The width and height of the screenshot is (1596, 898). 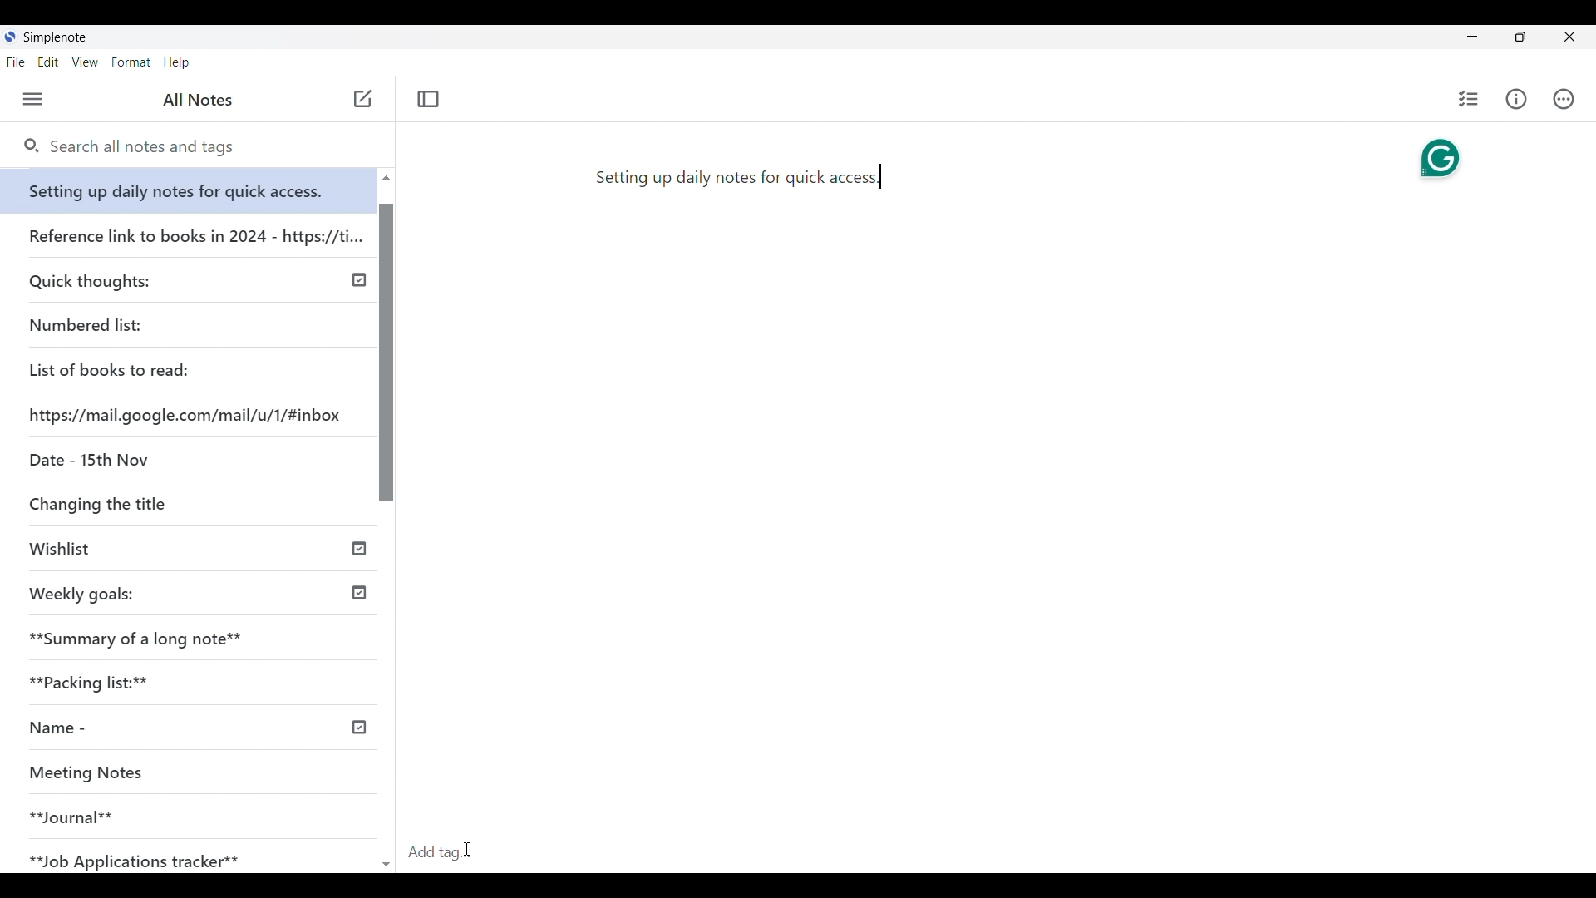 I want to click on Software note, so click(x=60, y=37).